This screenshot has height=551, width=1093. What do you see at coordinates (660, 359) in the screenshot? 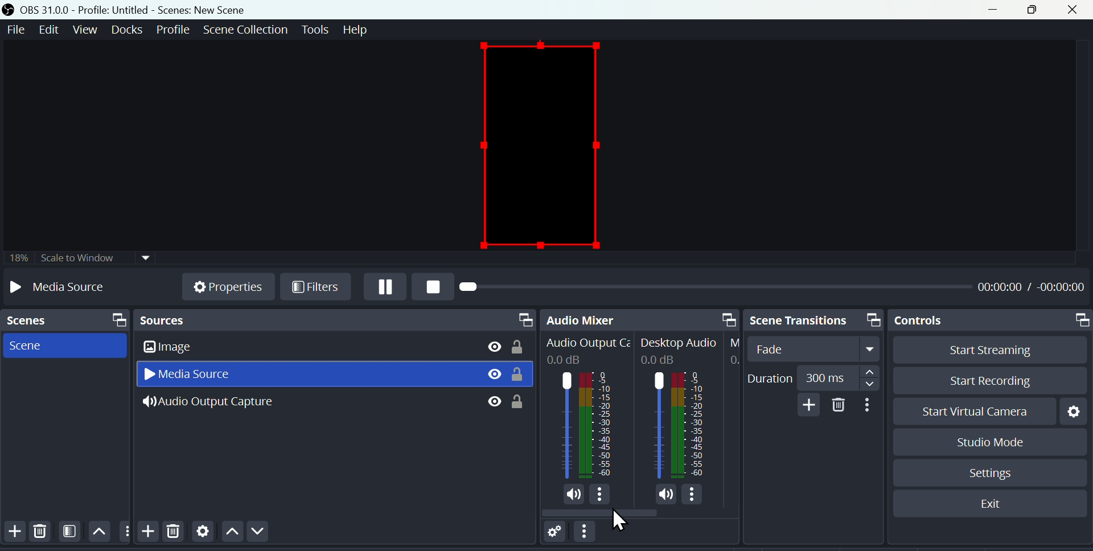
I see `0.0dB` at bounding box center [660, 359].